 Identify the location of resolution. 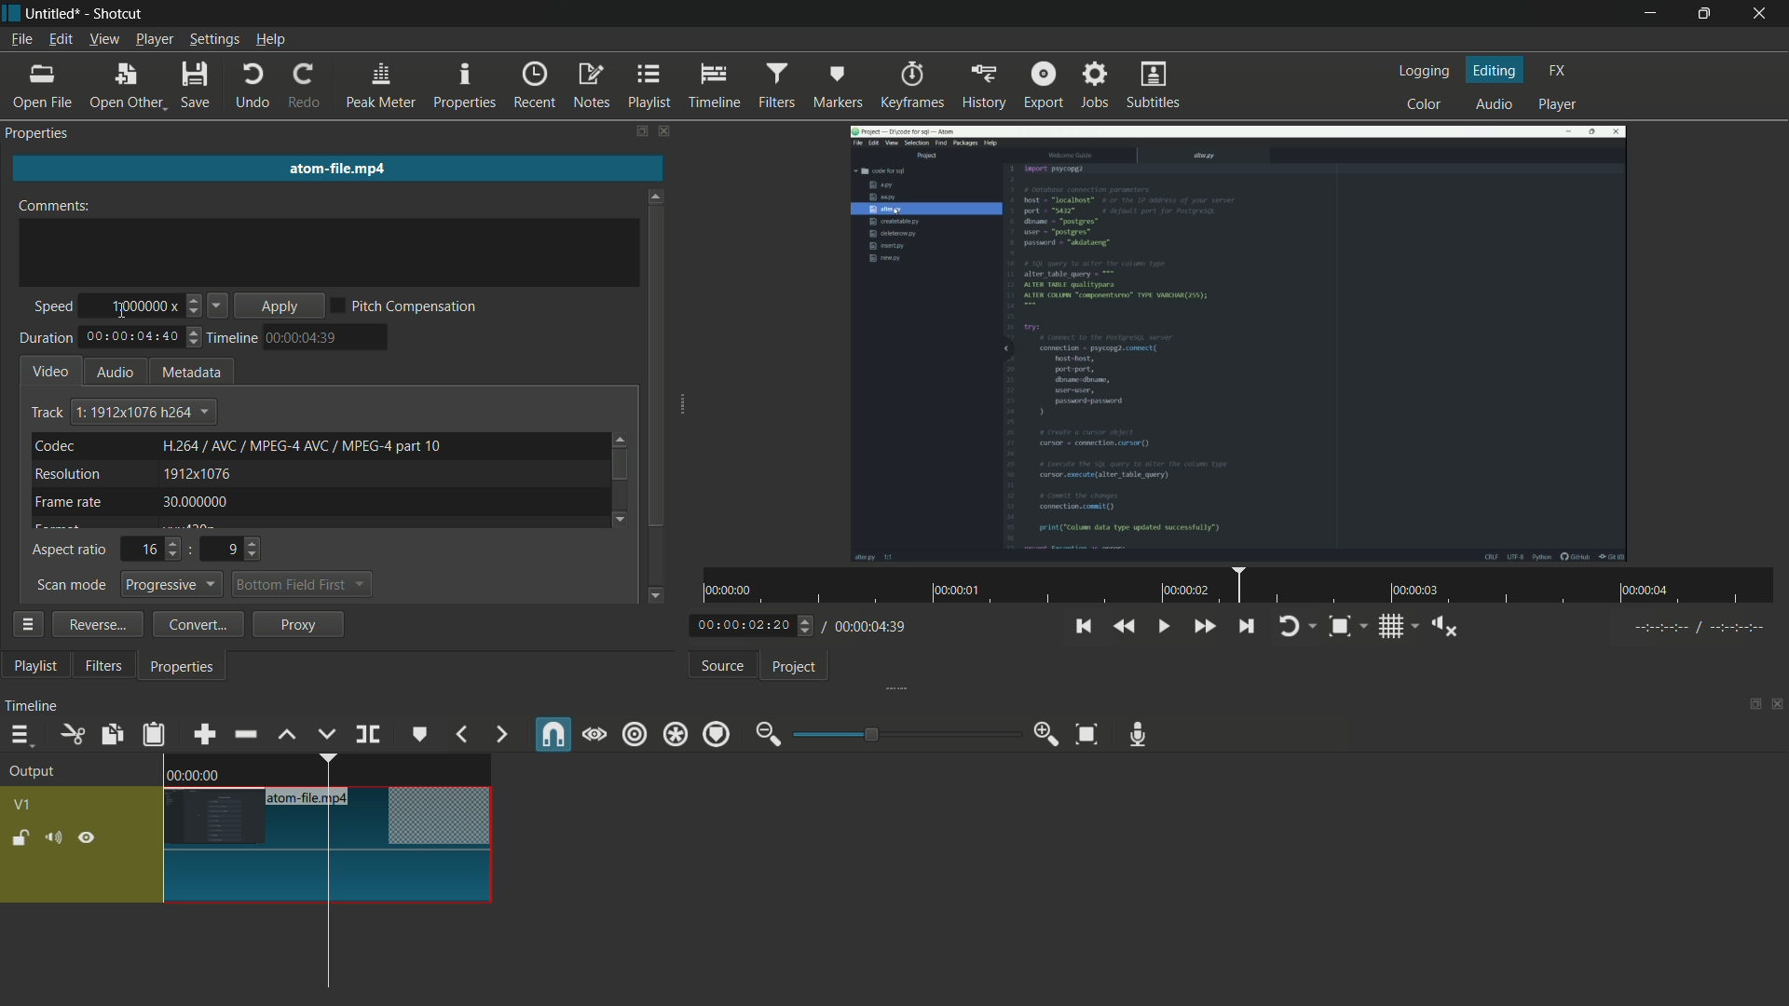
(67, 474).